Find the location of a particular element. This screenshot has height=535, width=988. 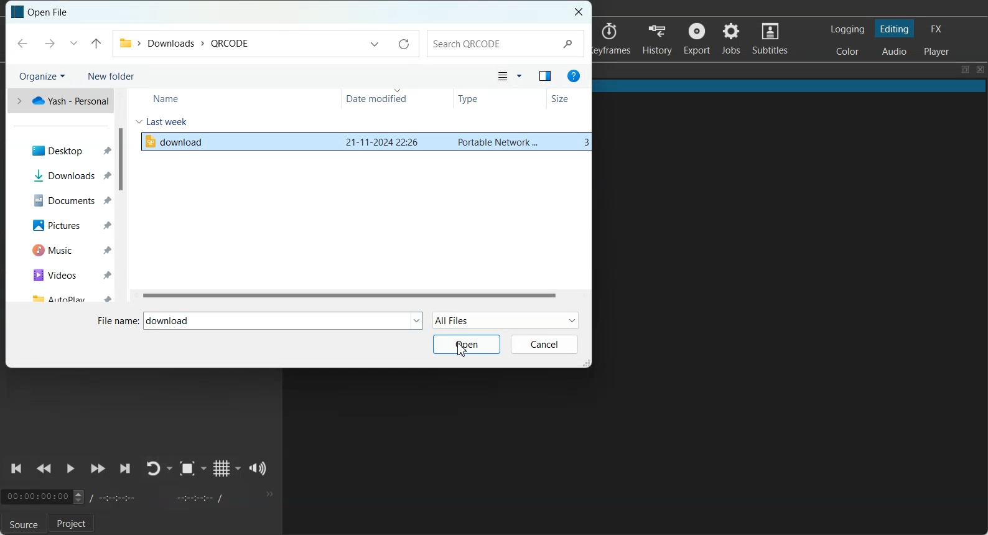

Auto play is located at coordinates (65, 298).